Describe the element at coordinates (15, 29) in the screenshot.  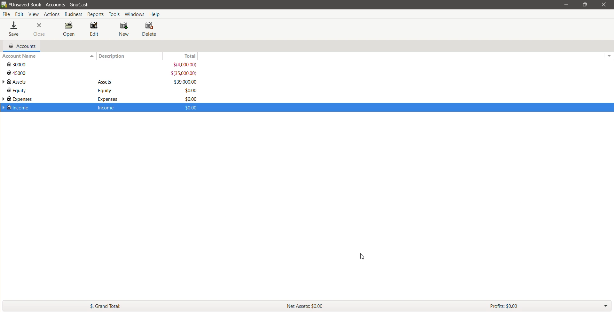
I see `Save` at that location.